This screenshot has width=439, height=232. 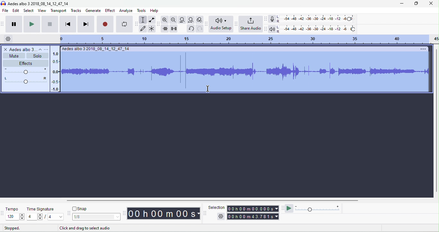 What do you see at coordinates (152, 20) in the screenshot?
I see `envelop tool` at bounding box center [152, 20].